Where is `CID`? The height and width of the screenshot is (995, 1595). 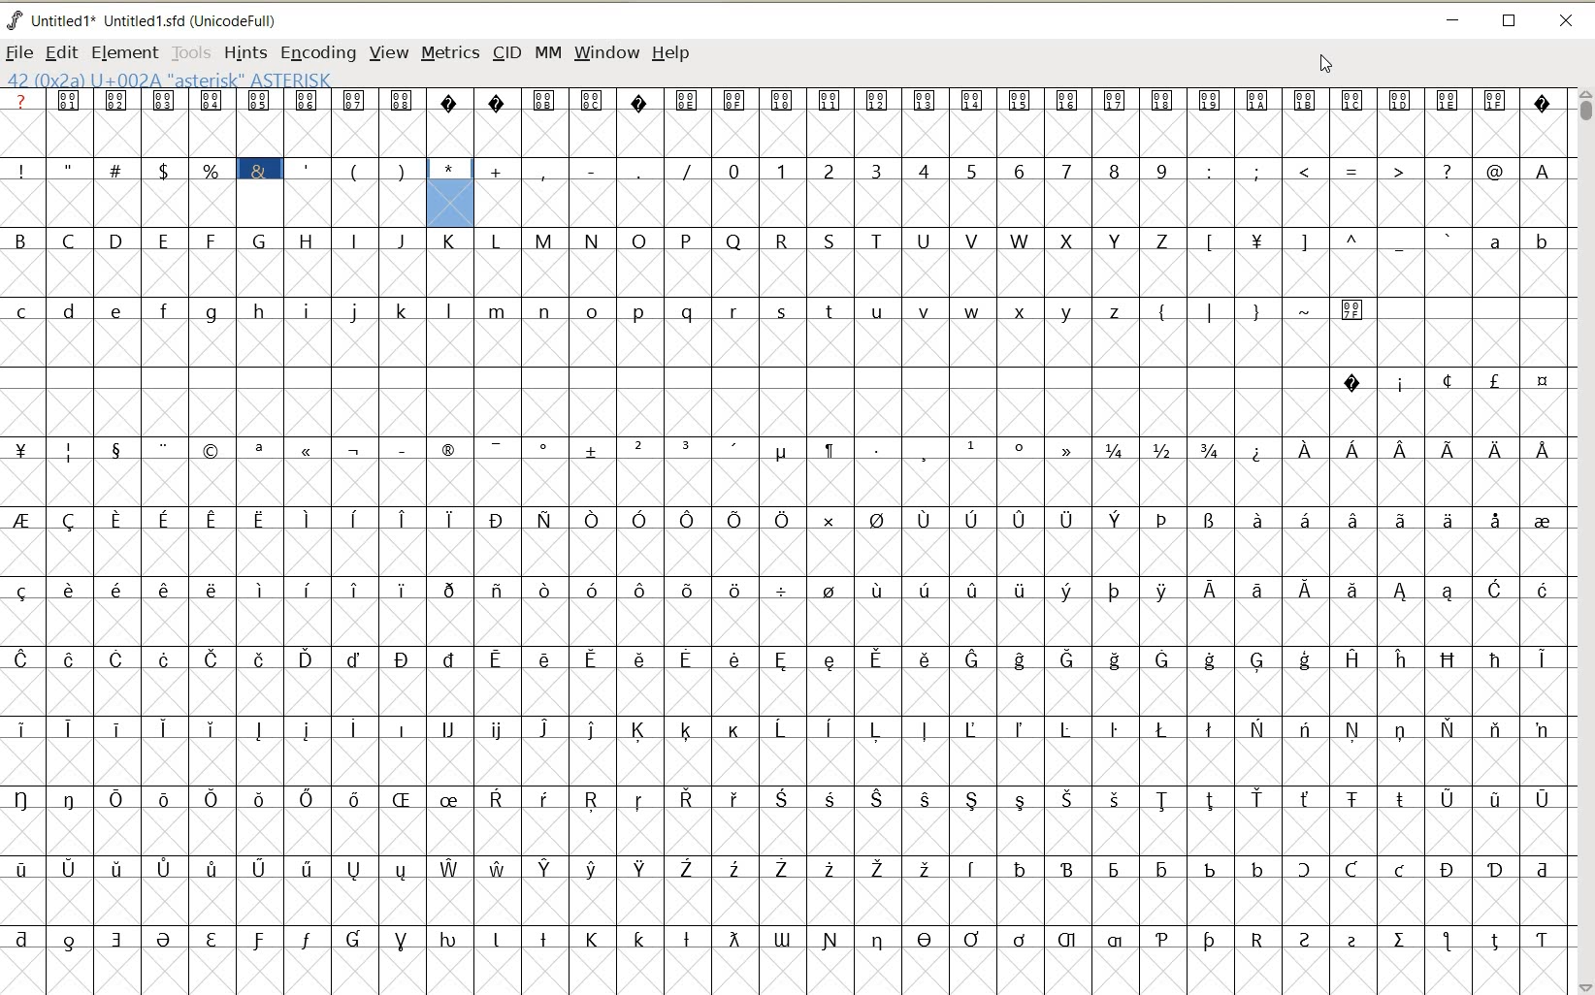
CID is located at coordinates (505, 52).